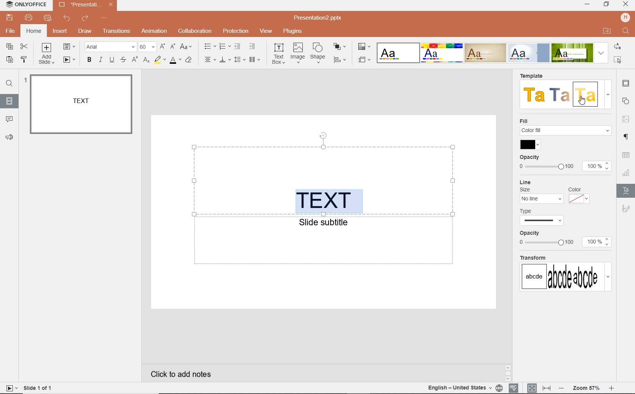 This screenshot has height=394, width=635. I want to click on SCROLLBAR, so click(612, 373).